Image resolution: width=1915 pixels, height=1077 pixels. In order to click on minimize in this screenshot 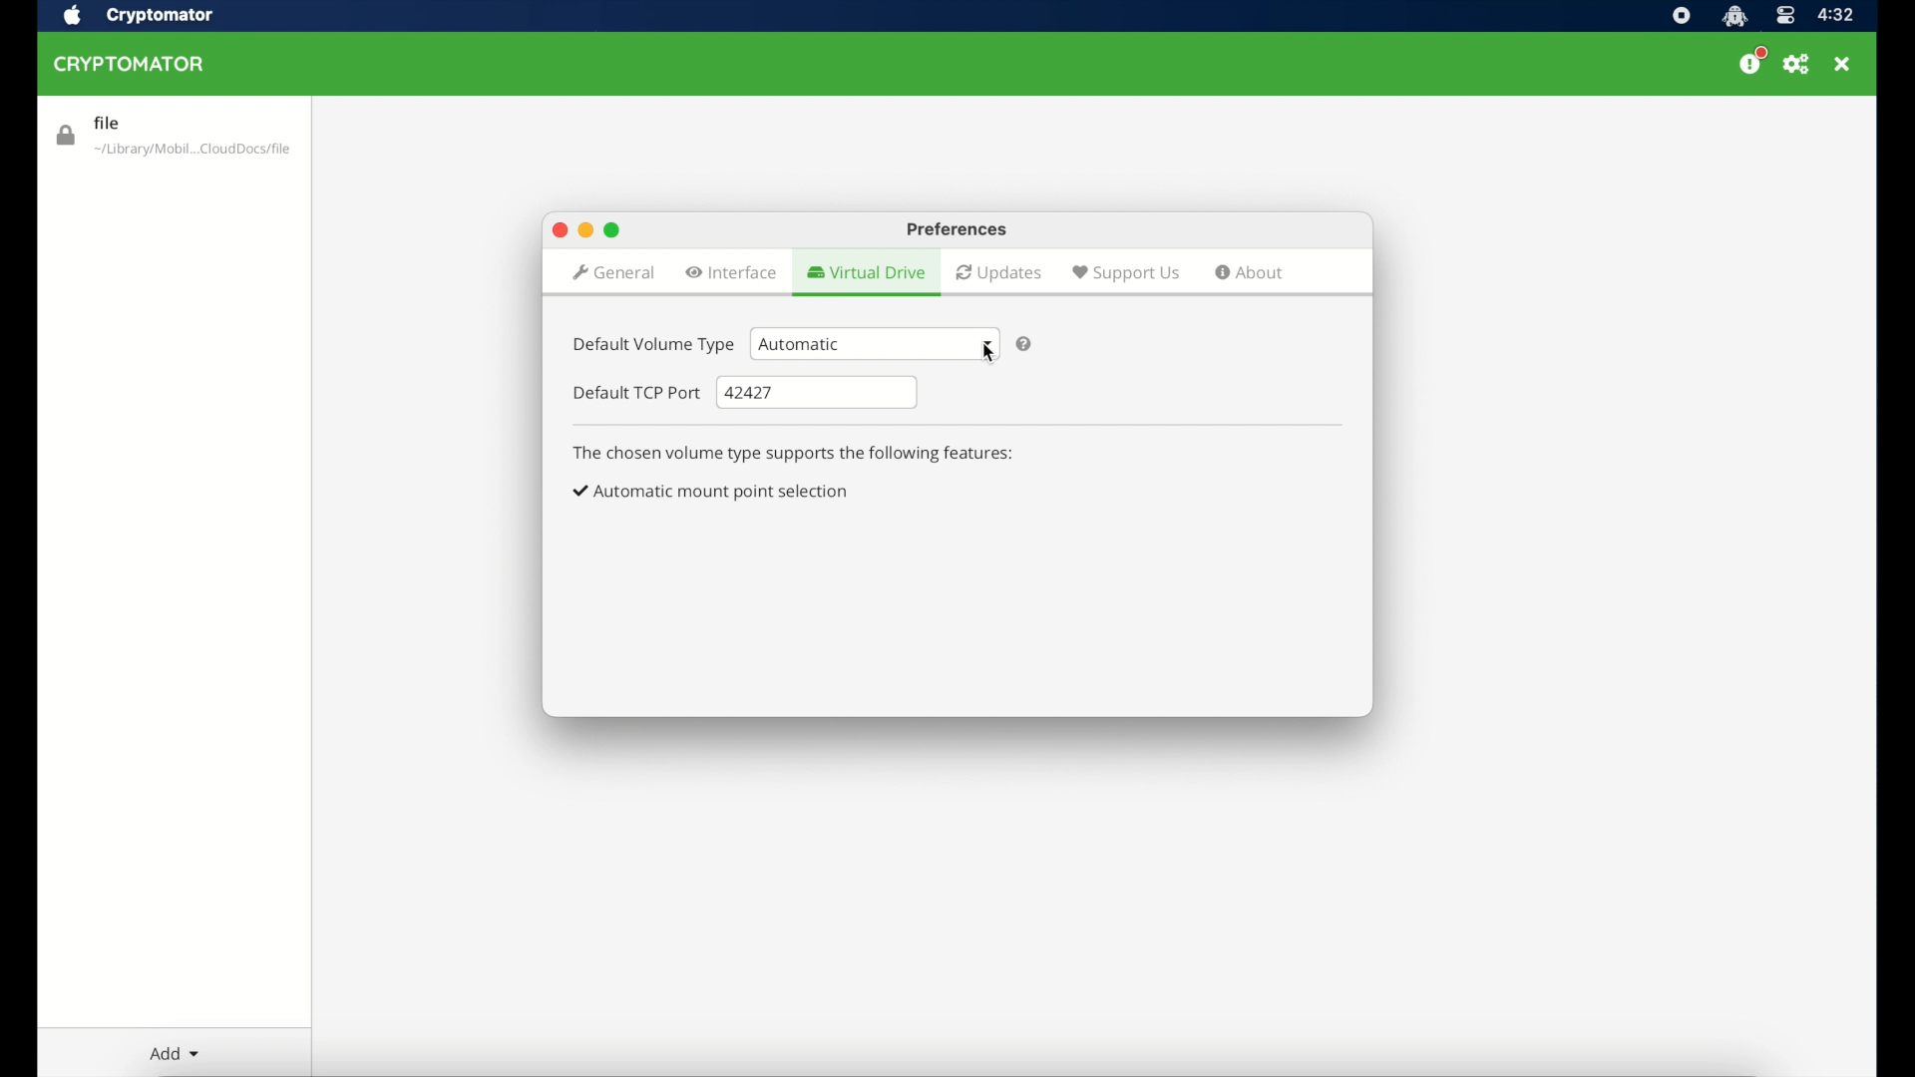, I will do `click(583, 230)`.